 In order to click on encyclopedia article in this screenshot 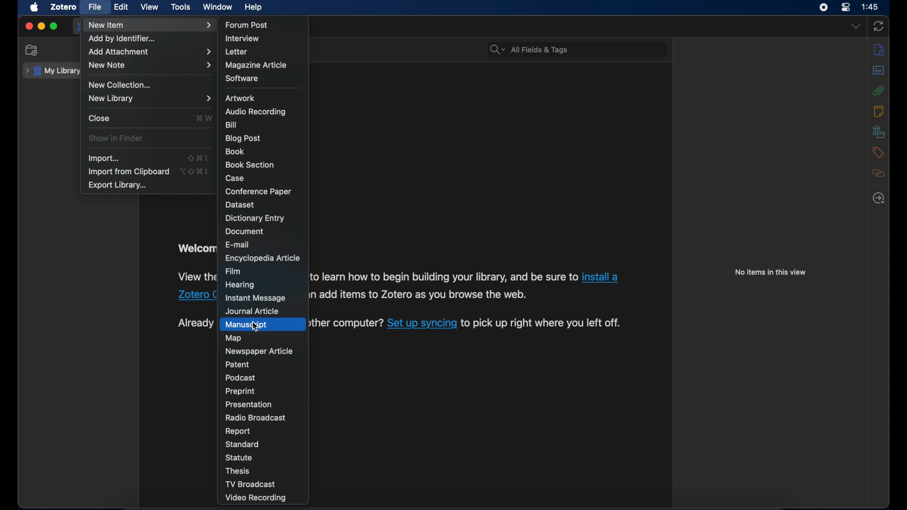, I will do `click(263, 258)`.